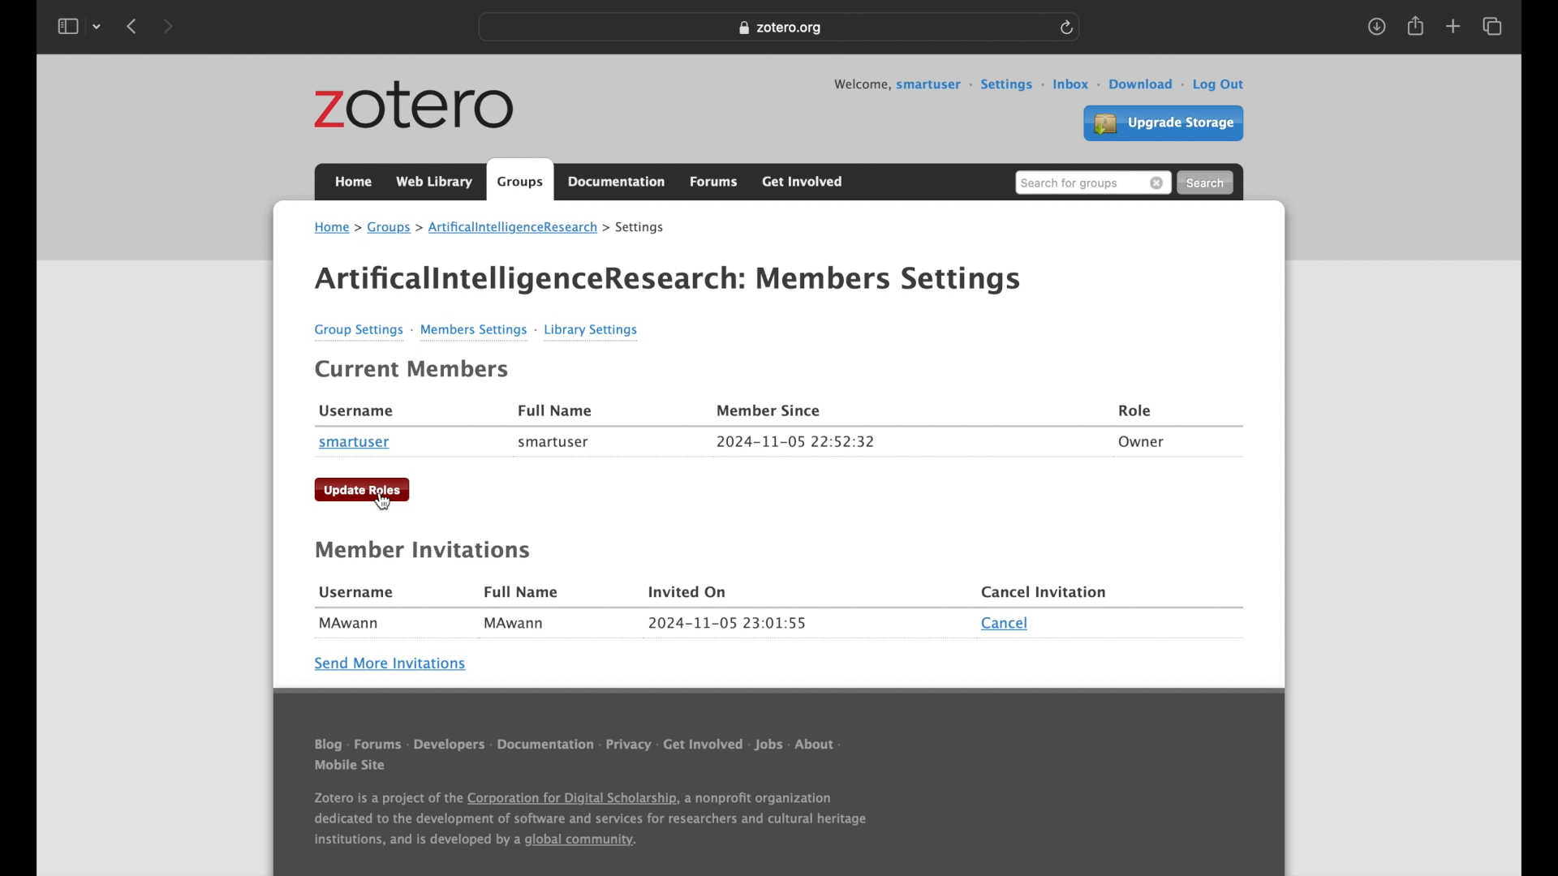 The width and height of the screenshot is (1558, 876). I want to click on forums, so click(715, 183).